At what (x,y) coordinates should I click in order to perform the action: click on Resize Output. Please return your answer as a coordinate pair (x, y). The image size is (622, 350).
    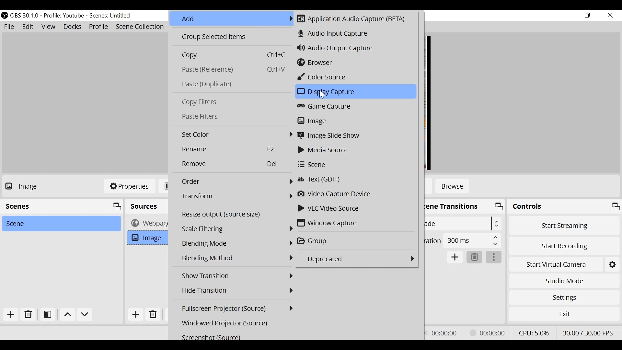
    Looking at the image, I should click on (236, 215).